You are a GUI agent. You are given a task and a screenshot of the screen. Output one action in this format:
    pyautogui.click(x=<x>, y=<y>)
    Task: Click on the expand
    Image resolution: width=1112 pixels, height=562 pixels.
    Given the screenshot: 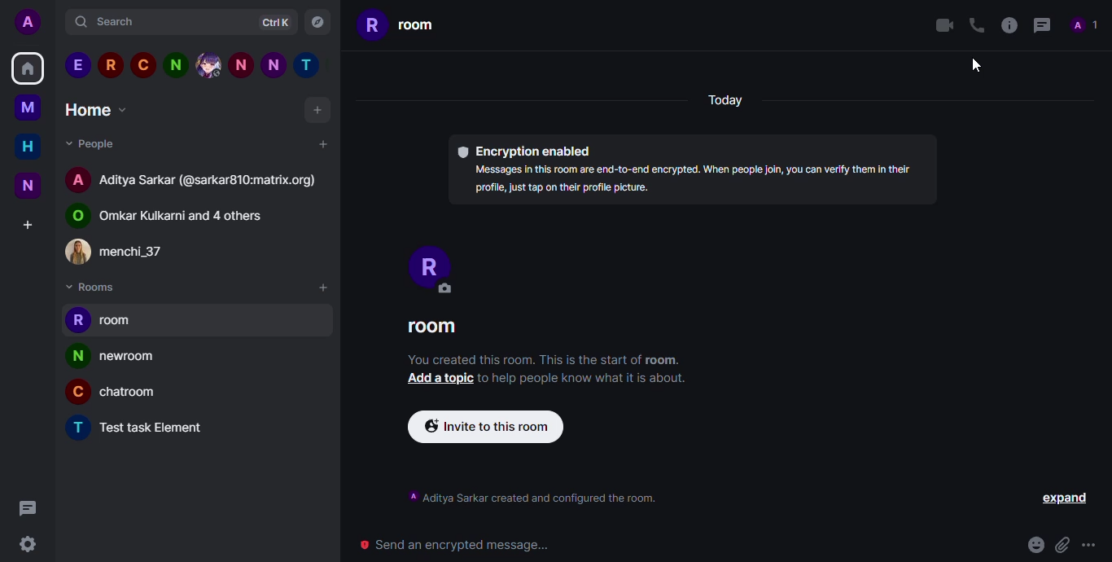 What is the action you would take?
    pyautogui.click(x=1069, y=498)
    